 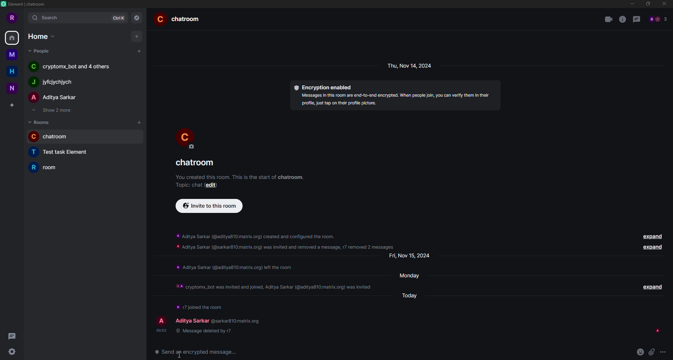 I want to click on info, so click(x=622, y=19).